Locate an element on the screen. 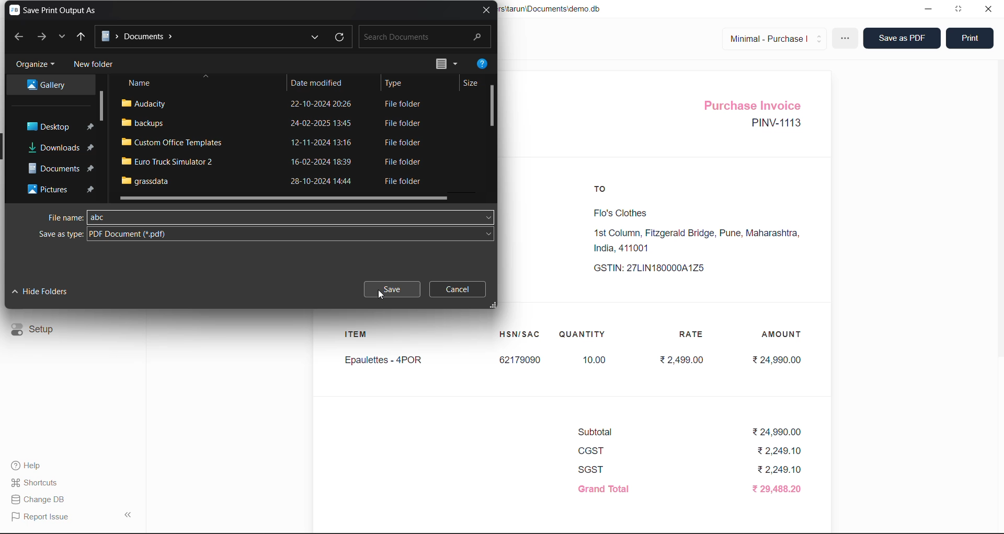  File folder is located at coordinates (405, 182).